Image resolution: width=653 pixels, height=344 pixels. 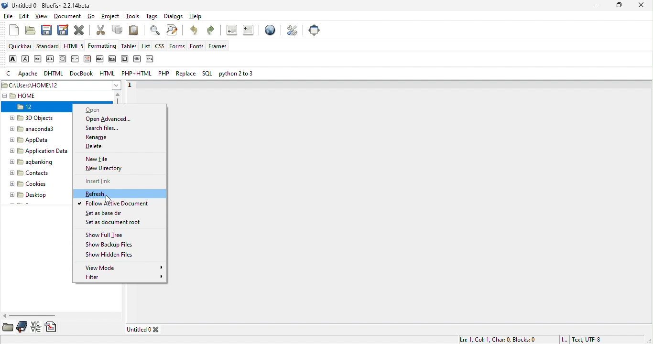 What do you see at coordinates (121, 268) in the screenshot?
I see `view mode` at bounding box center [121, 268].